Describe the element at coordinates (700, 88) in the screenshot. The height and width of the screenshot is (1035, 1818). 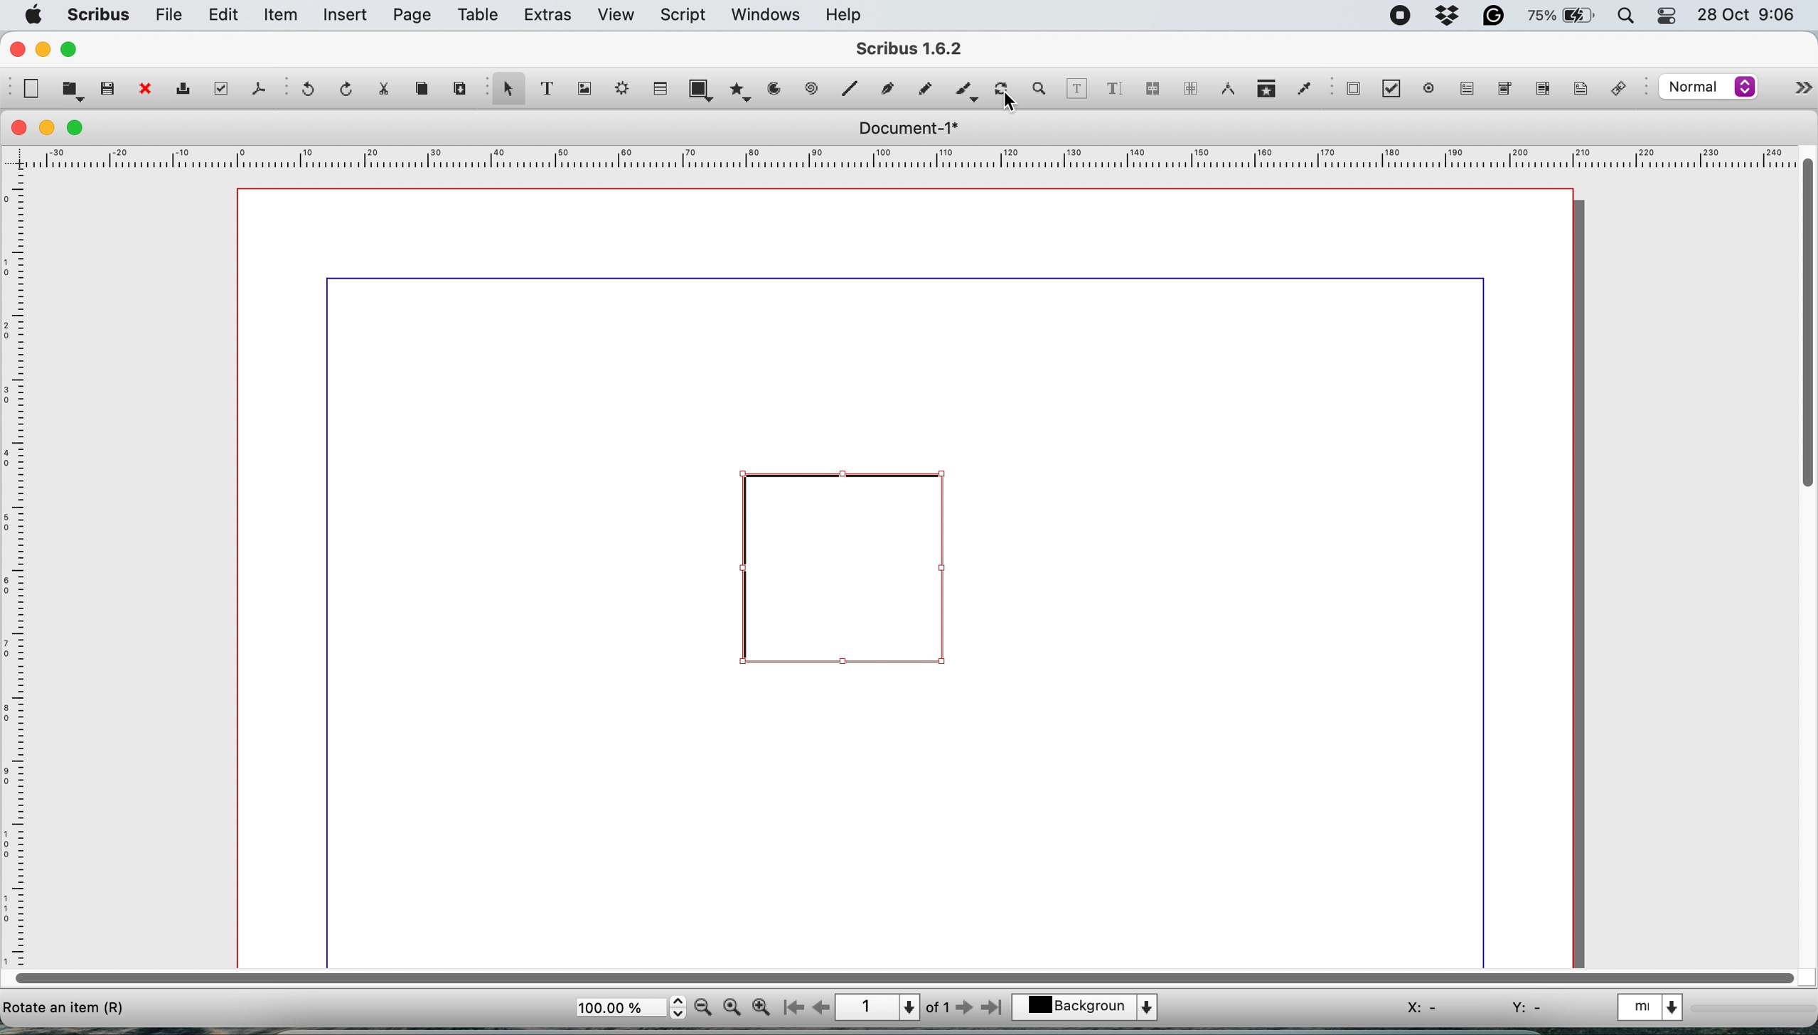
I see `shape` at that location.